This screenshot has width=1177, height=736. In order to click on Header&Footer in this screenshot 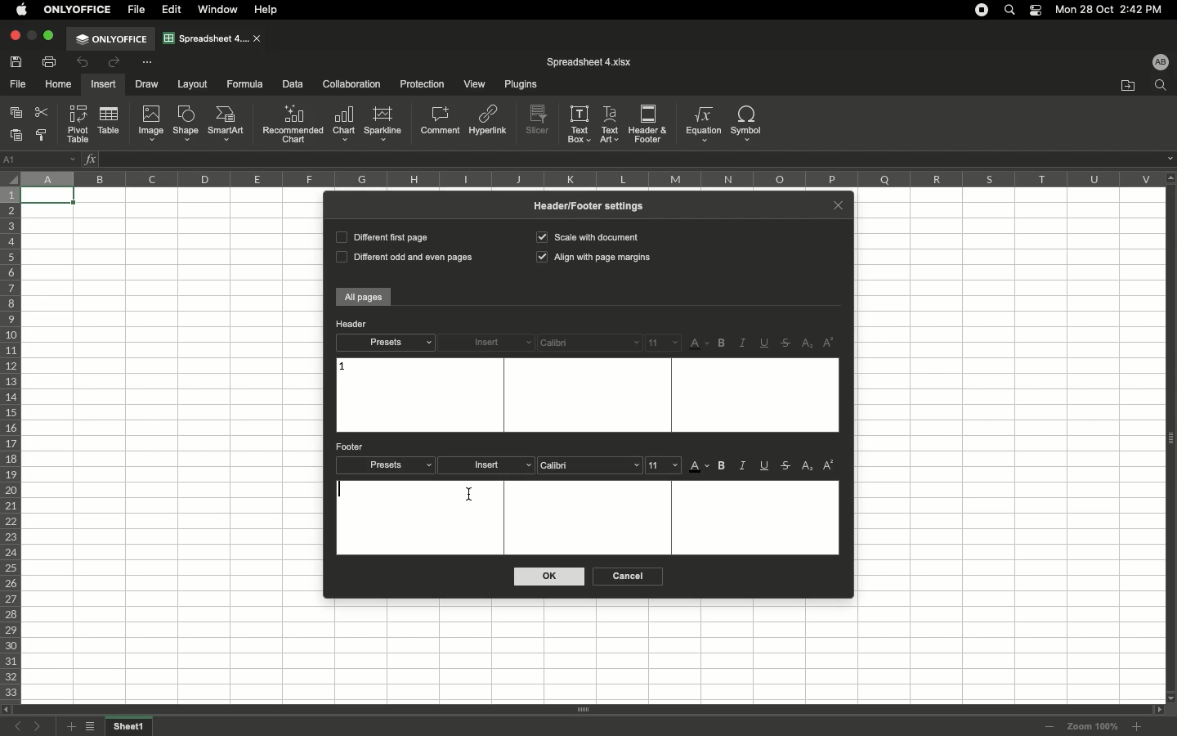, I will do `click(648, 123)`.